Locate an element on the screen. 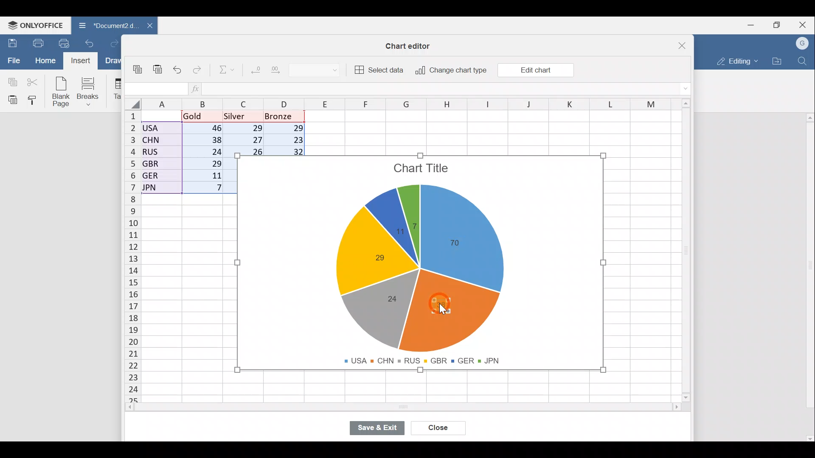 Image resolution: width=815 pixels, height=458 pixels. Summation is located at coordinates (228, 68).